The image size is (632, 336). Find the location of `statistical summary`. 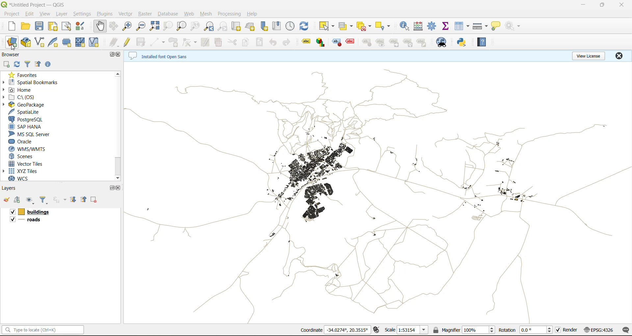

statistical summary is located at coordinates (447, 26).